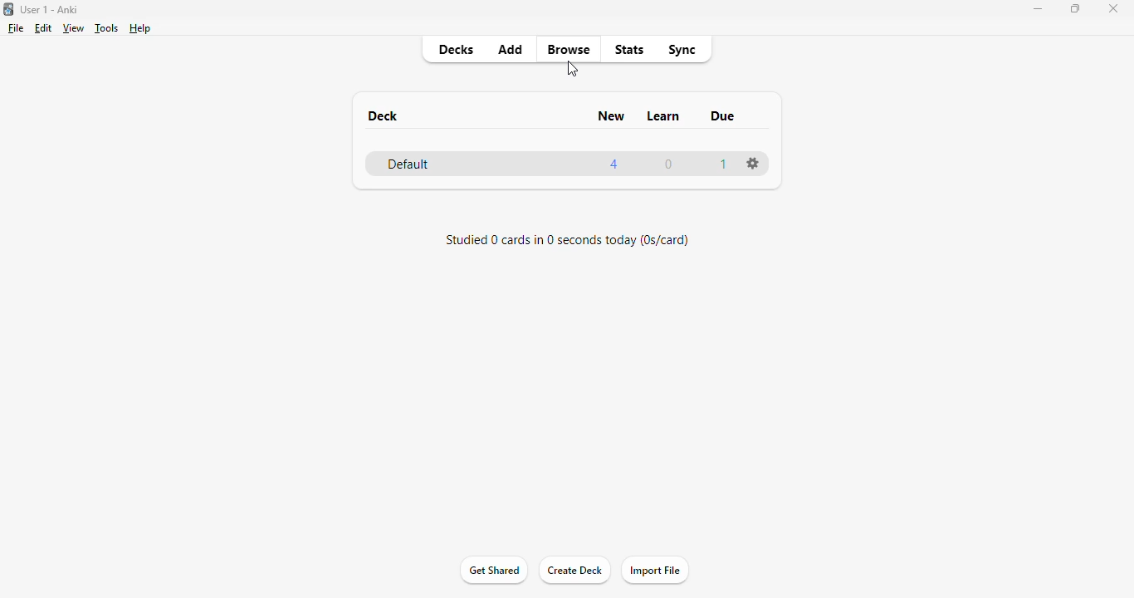 The width and height of the screenshot is (1134, 598). What do you see at coordinates (669, 164) in the screenshot?
I see `0` at bounding box center [669, 164].